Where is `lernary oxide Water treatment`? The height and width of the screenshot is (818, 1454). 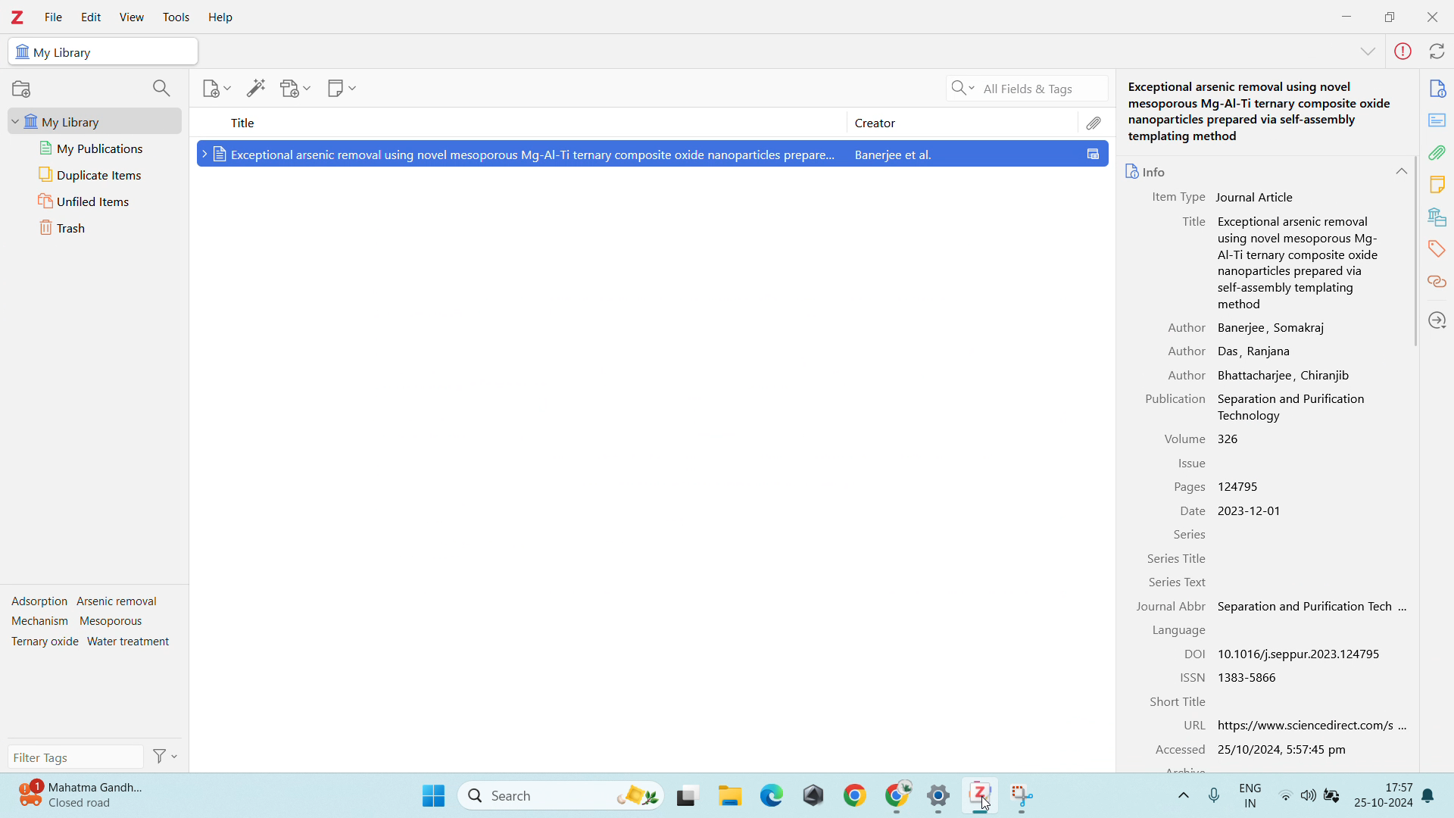
lernary oxide Water treatment is located at coordinates (88, 642).